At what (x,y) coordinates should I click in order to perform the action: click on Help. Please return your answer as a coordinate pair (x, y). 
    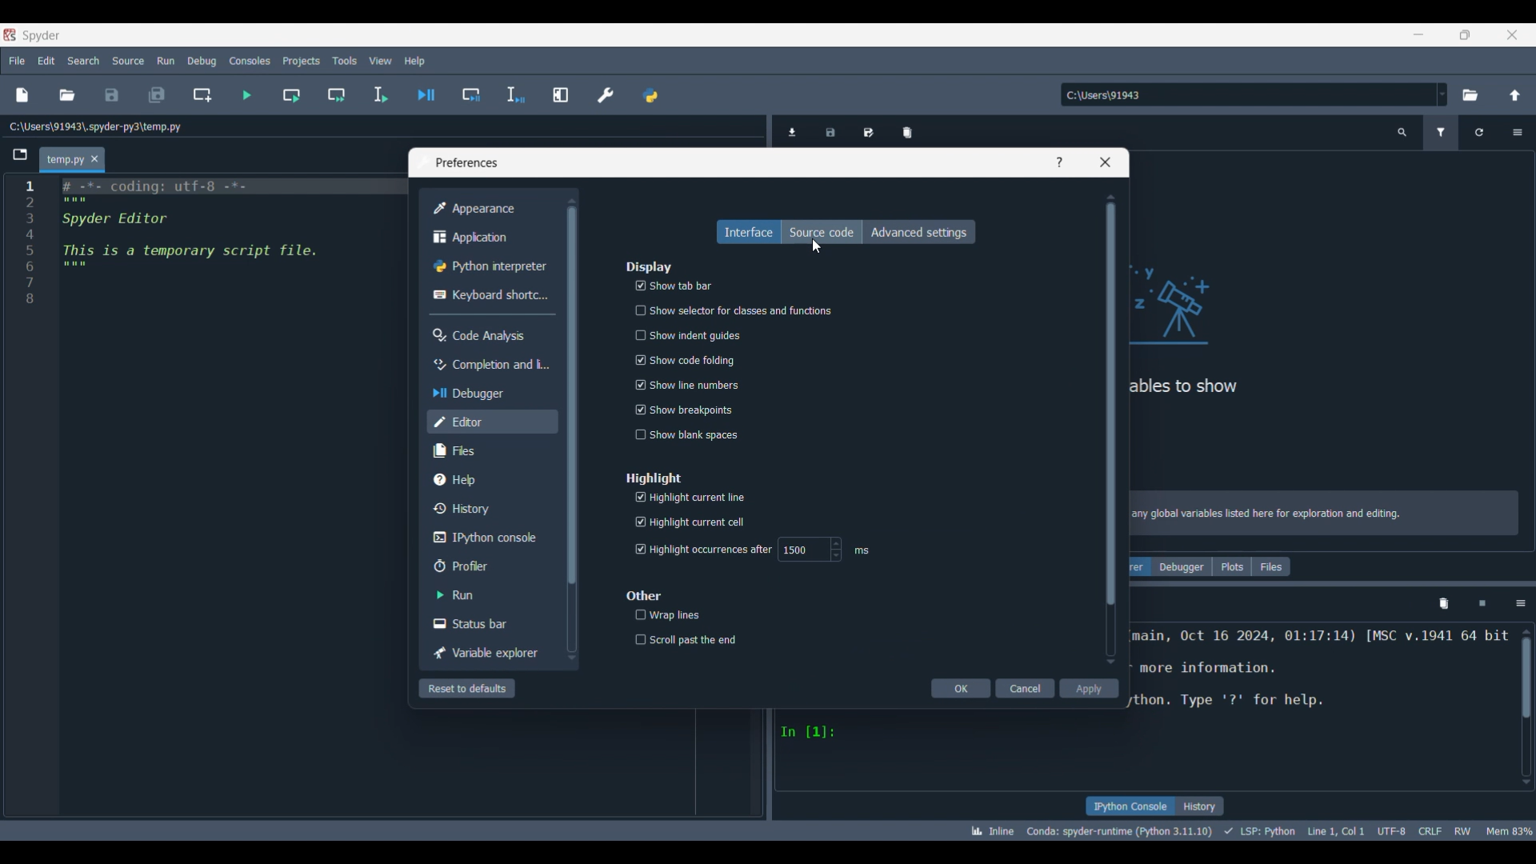
    Looking at the image, I should click on (1059, 162).